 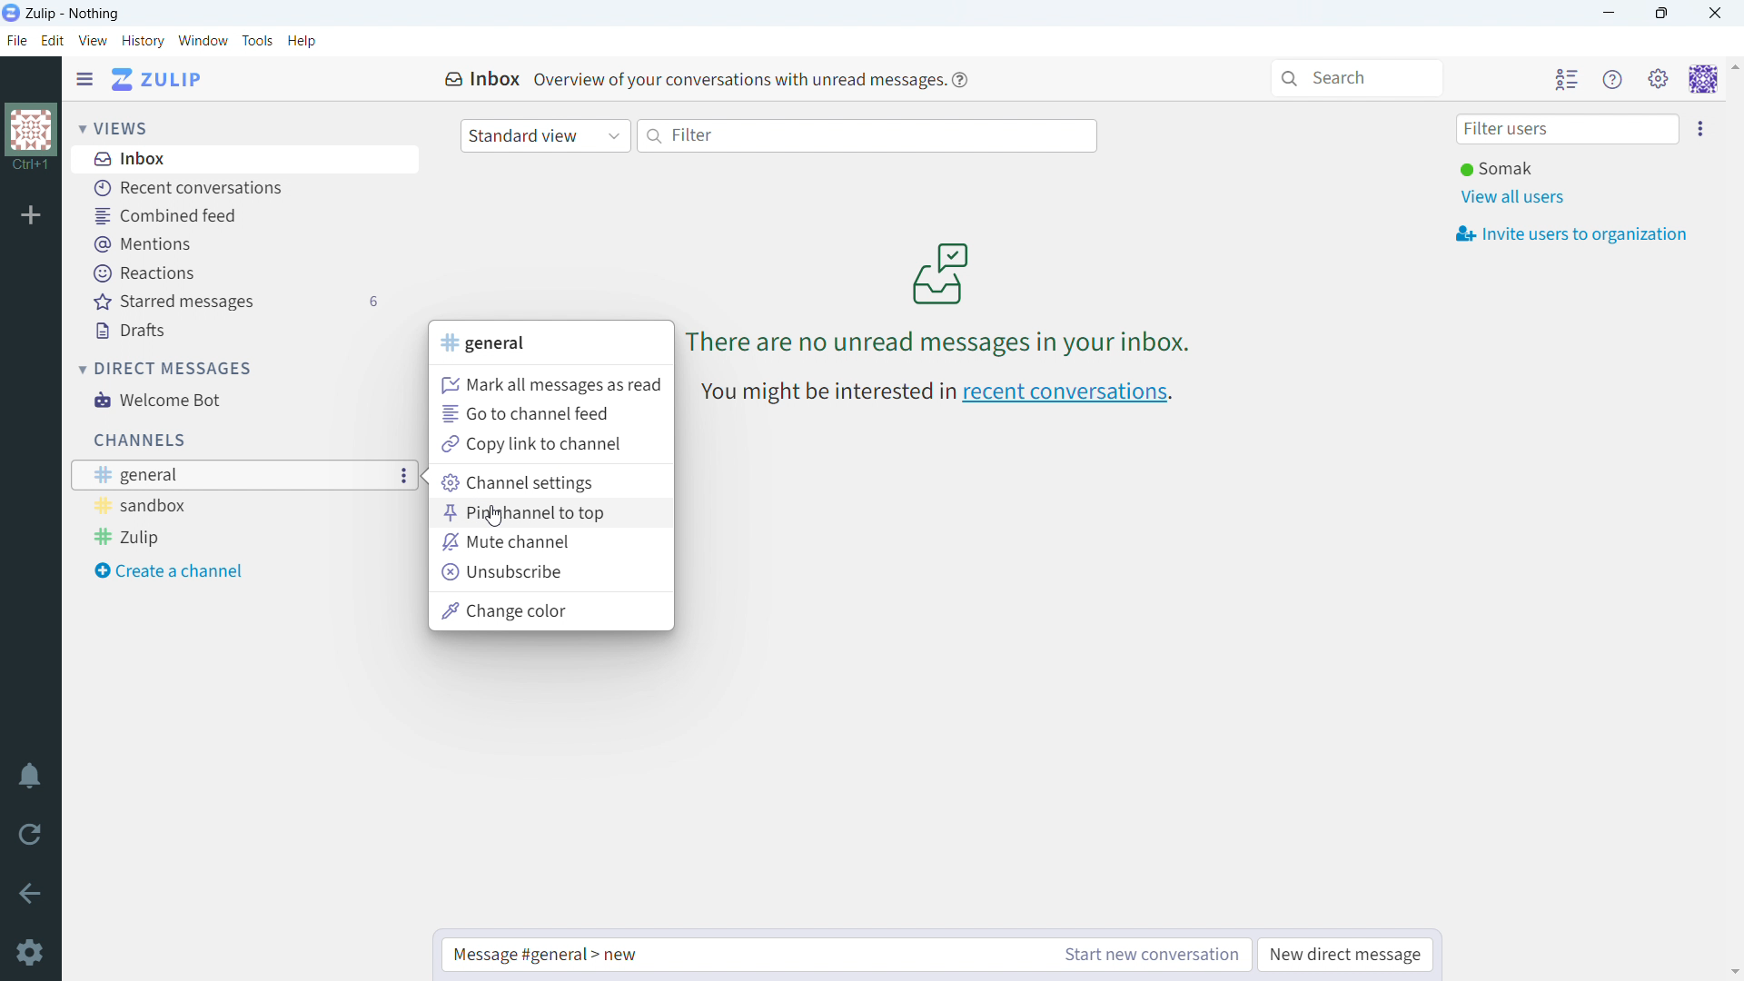 What do you see at coordinates (29, 952) in the screenshot?
I see `settings` at bounding box center [29, 952].